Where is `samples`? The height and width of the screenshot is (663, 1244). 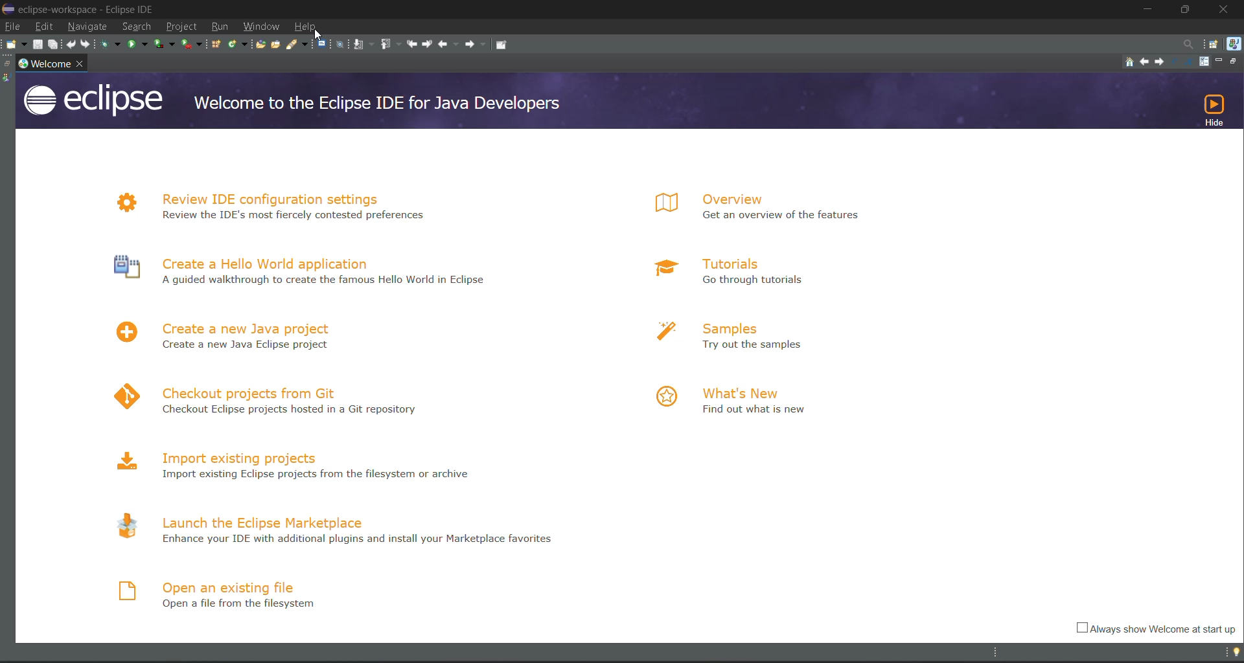
samples is located at coordinates (728, 327).